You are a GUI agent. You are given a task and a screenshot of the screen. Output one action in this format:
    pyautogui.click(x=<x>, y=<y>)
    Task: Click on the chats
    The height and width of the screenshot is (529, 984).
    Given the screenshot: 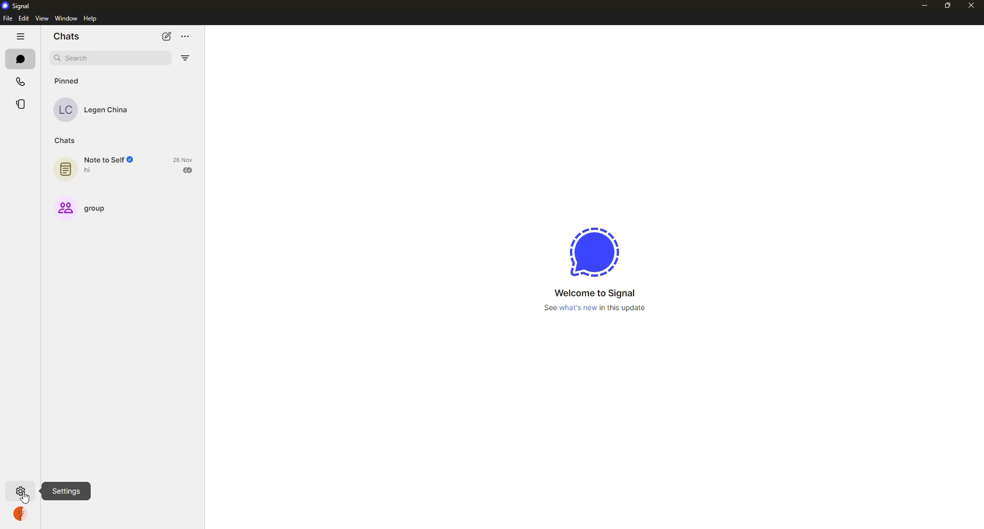 What is the action you would take?
    pyautogui.click(x=68, y=140)
    